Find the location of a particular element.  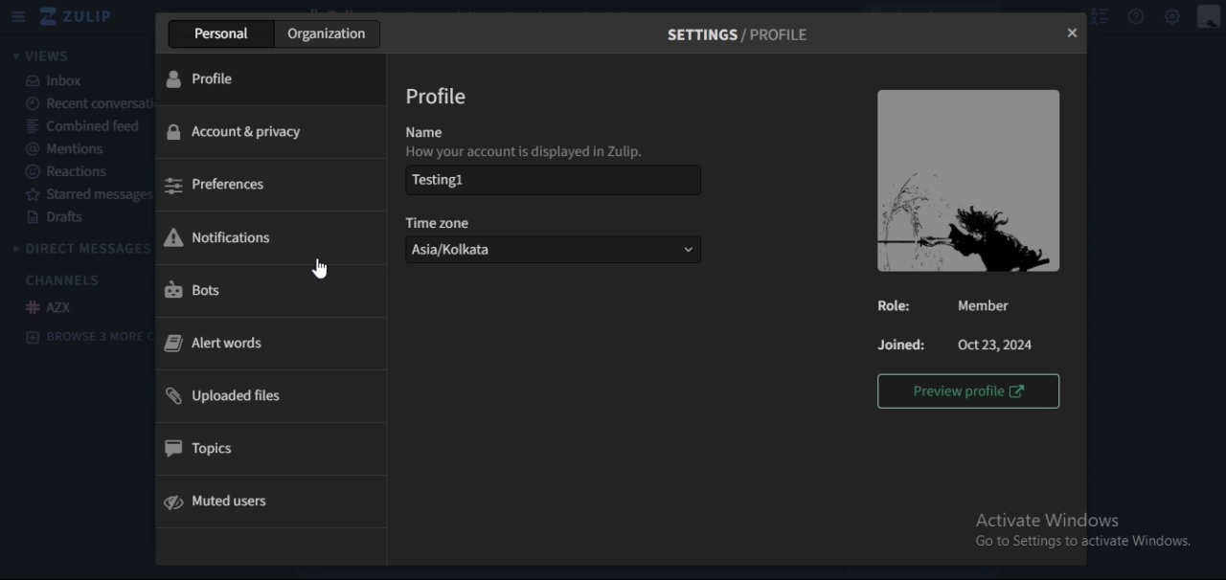

Role is located at coordinates (894, 301).